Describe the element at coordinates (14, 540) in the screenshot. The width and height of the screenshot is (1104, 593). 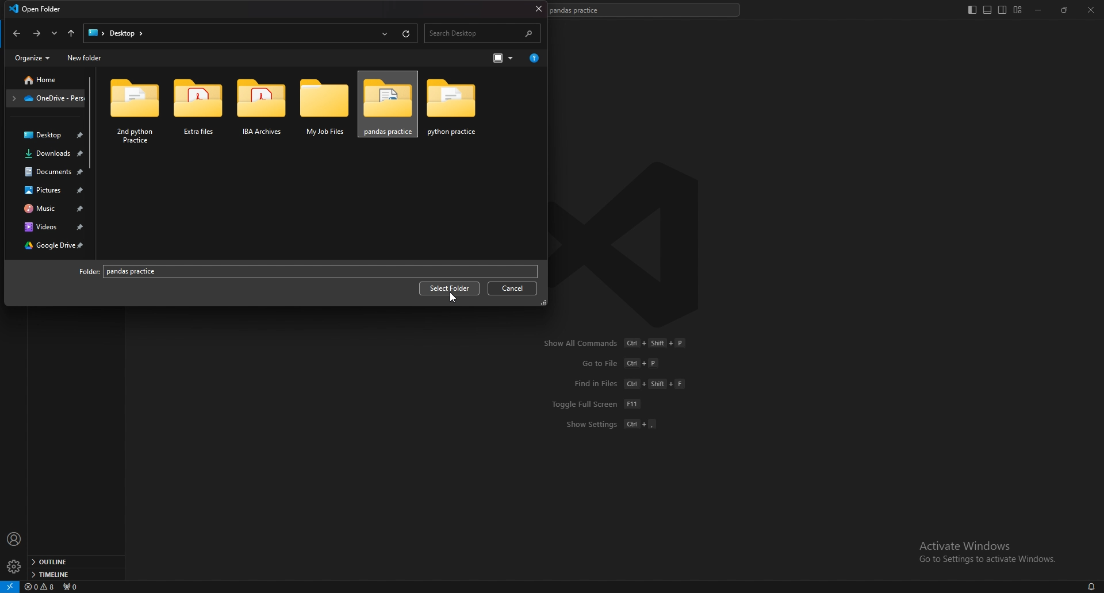
I see `profile` at that location.